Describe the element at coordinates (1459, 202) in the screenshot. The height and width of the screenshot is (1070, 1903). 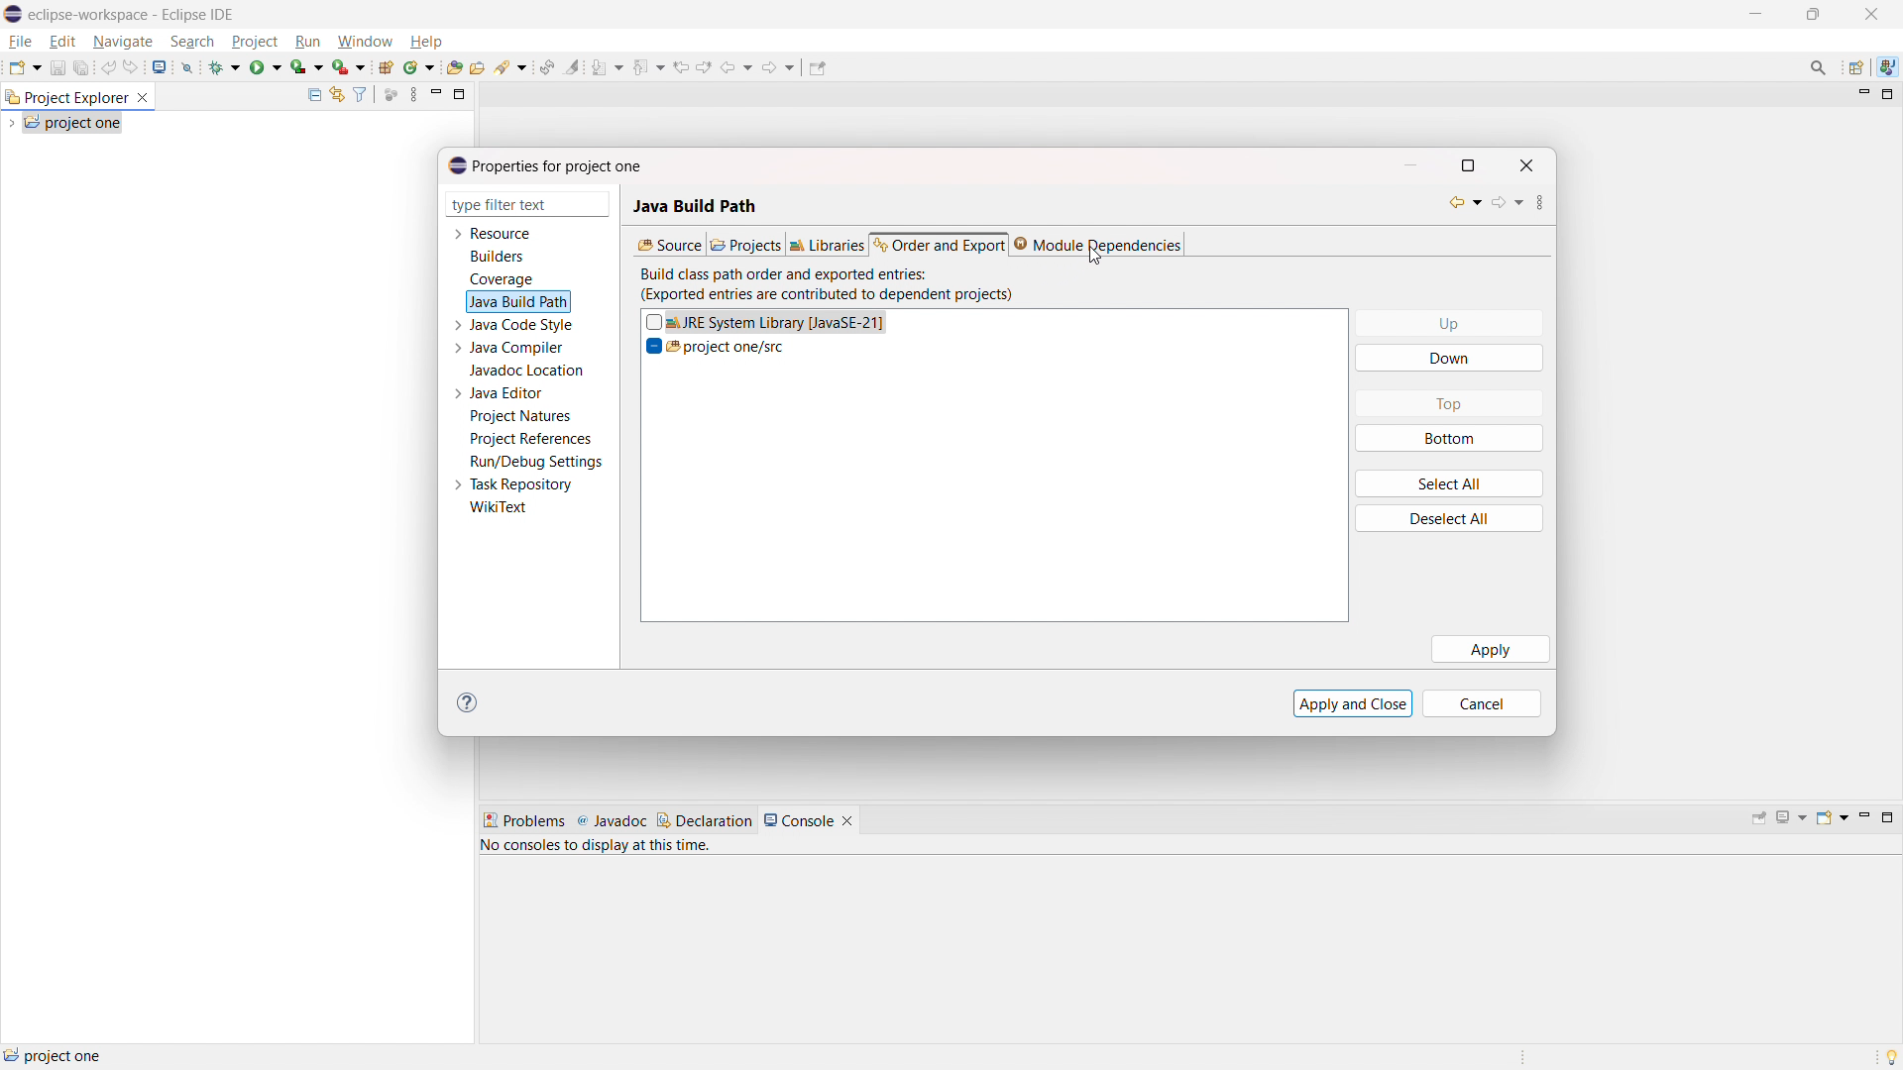
I see `back` at that location.